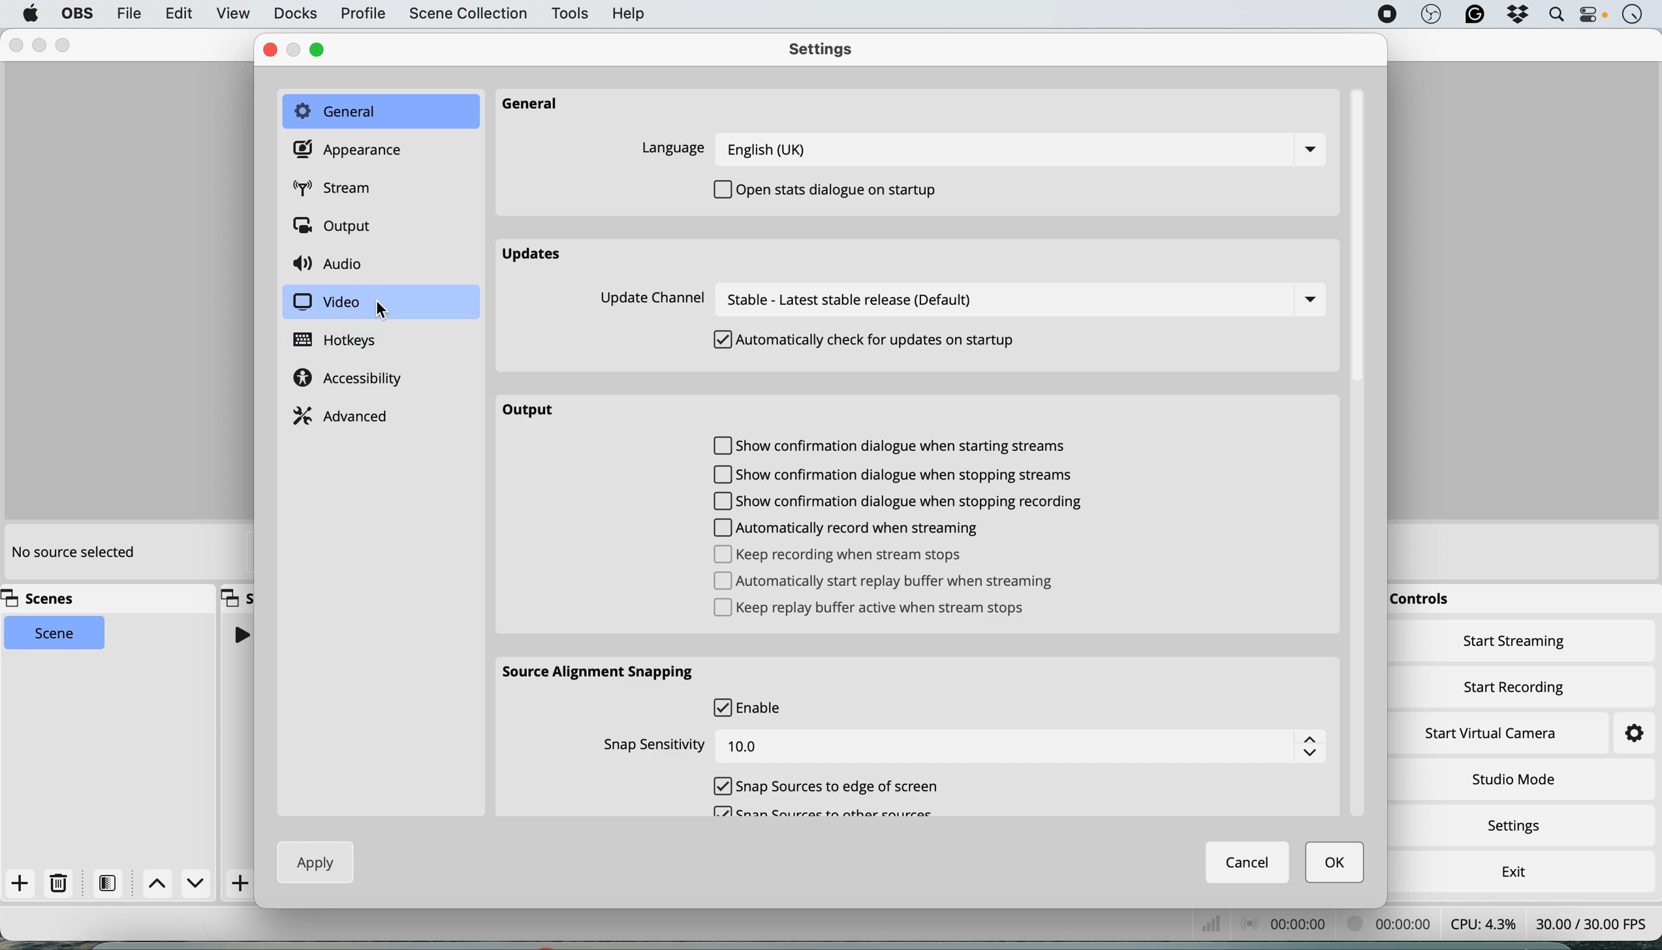 The height and width of the screenshot is (950, 1662). Describe the element at coordinates (299, 49) in the screenshot. I see `minimize` at that location.